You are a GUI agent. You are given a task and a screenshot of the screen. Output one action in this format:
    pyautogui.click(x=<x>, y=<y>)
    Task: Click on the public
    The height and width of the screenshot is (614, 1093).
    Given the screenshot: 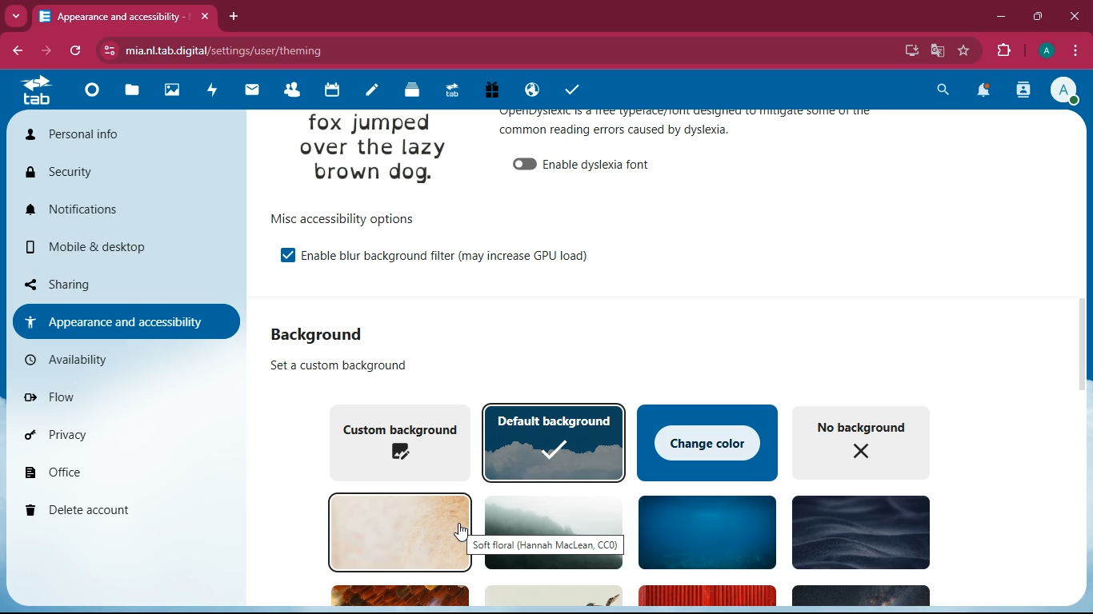 What is the action you would take?
    pyautogui.click(x=530, y=93)
    